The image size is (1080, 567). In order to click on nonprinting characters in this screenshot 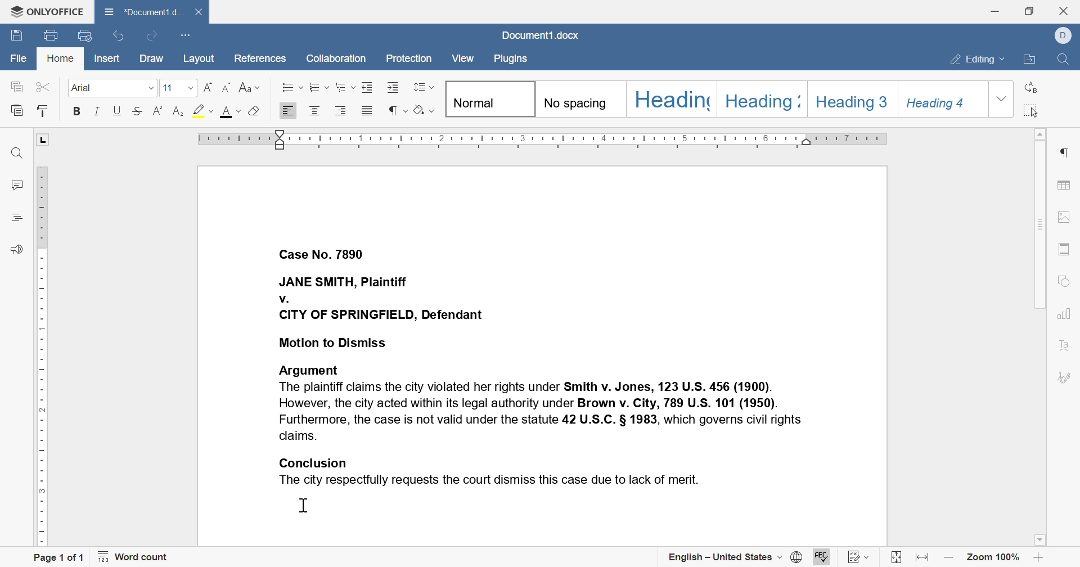, I will do `click(398, 109)`.